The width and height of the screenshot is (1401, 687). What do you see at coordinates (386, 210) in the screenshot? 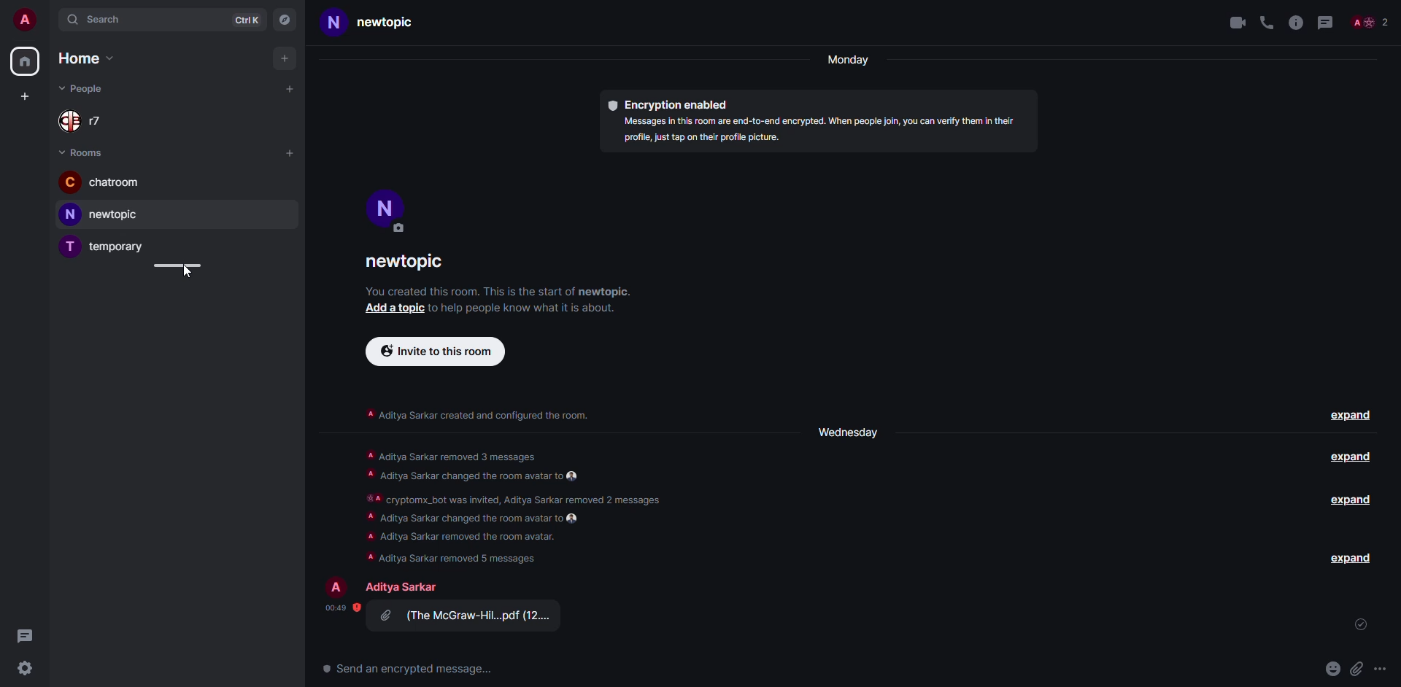
I see `profile` at bounding box center [386, 210].